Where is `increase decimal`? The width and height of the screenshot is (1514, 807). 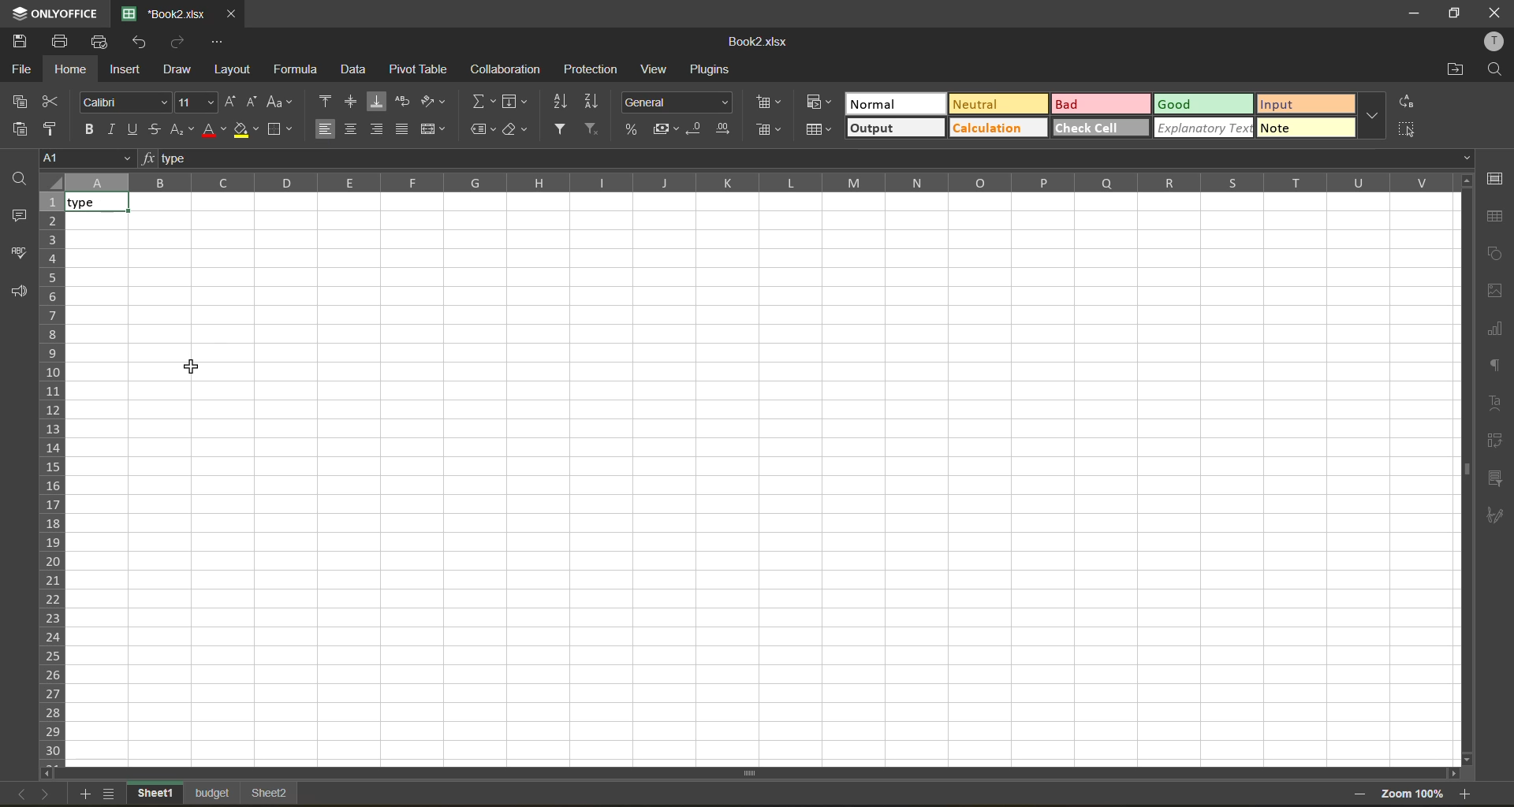 increase decimal is located at coordinates (725, 131).